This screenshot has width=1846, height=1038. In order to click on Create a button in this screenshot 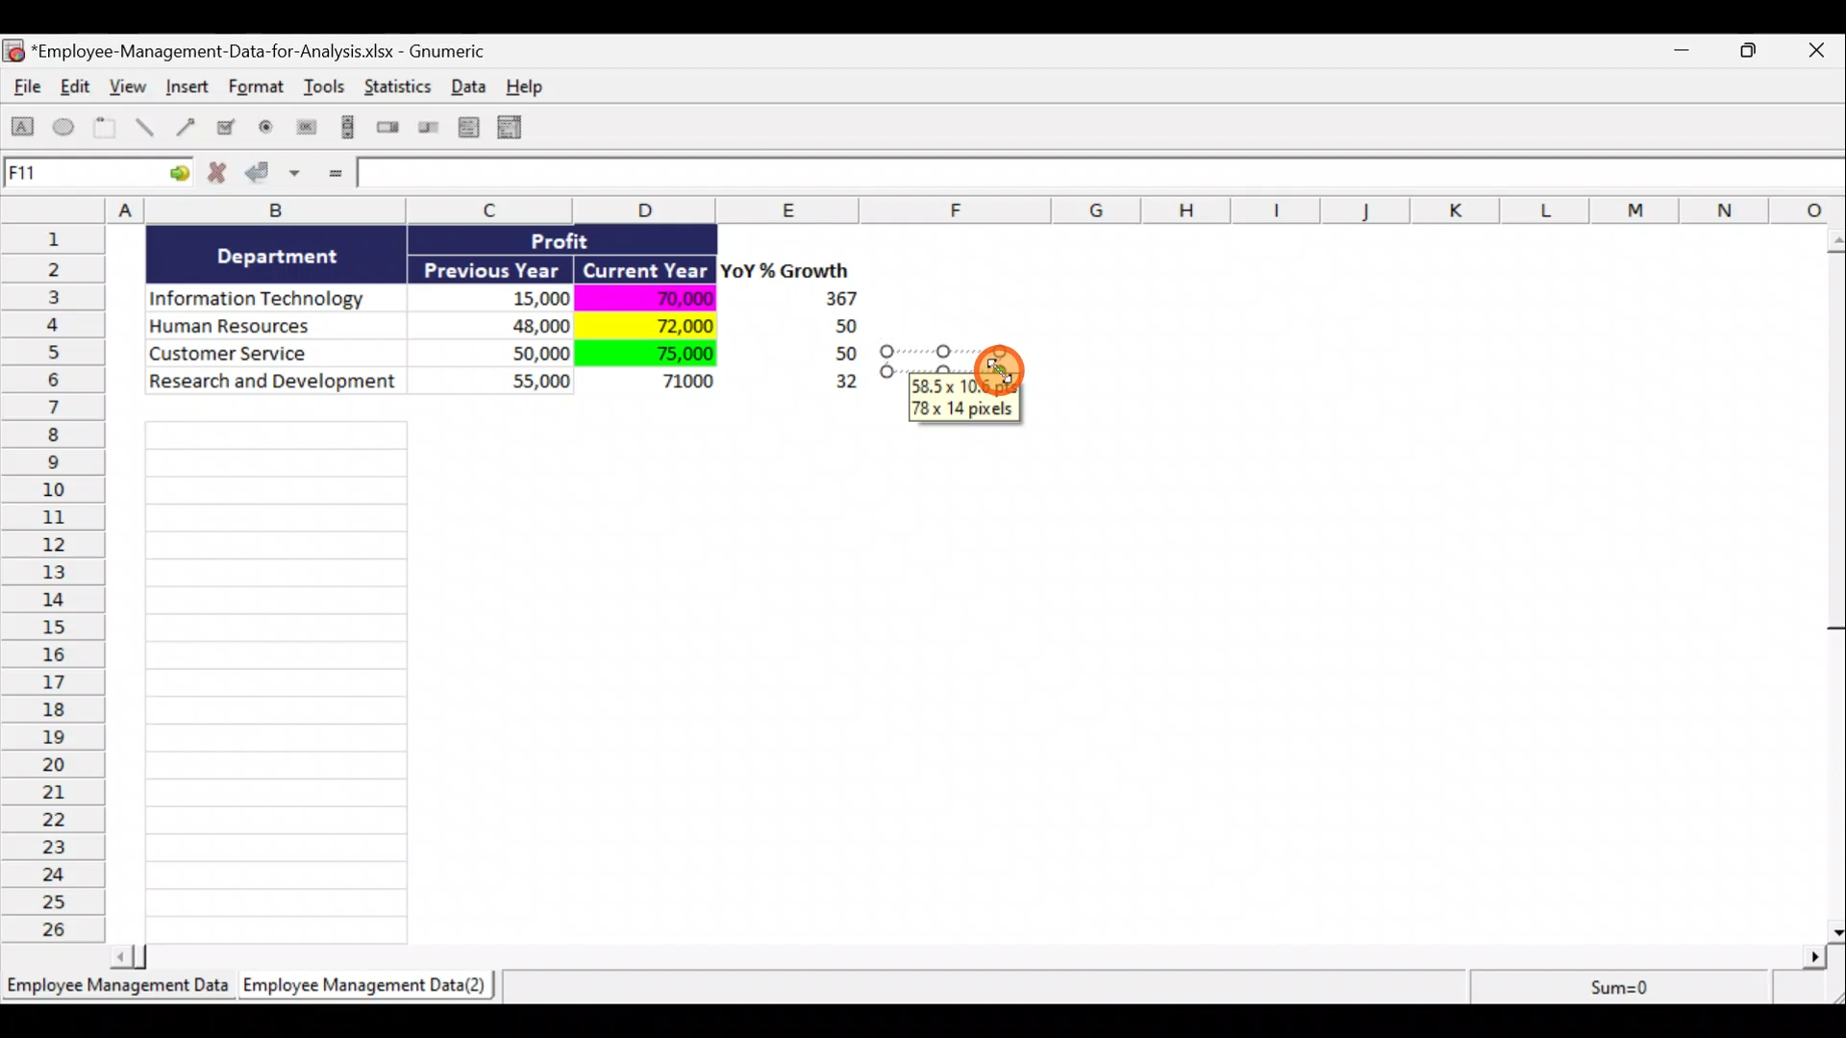, I will do `click(305, 132)`.